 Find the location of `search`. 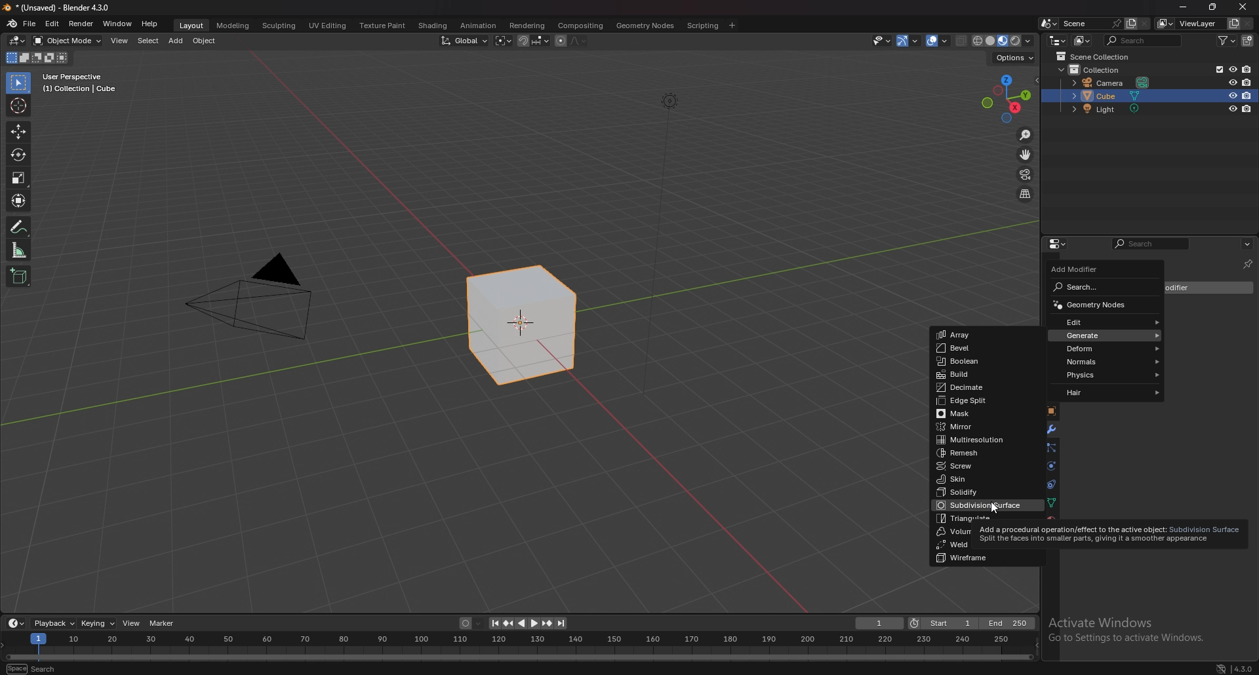

search is located at coordinates (1142, 41).